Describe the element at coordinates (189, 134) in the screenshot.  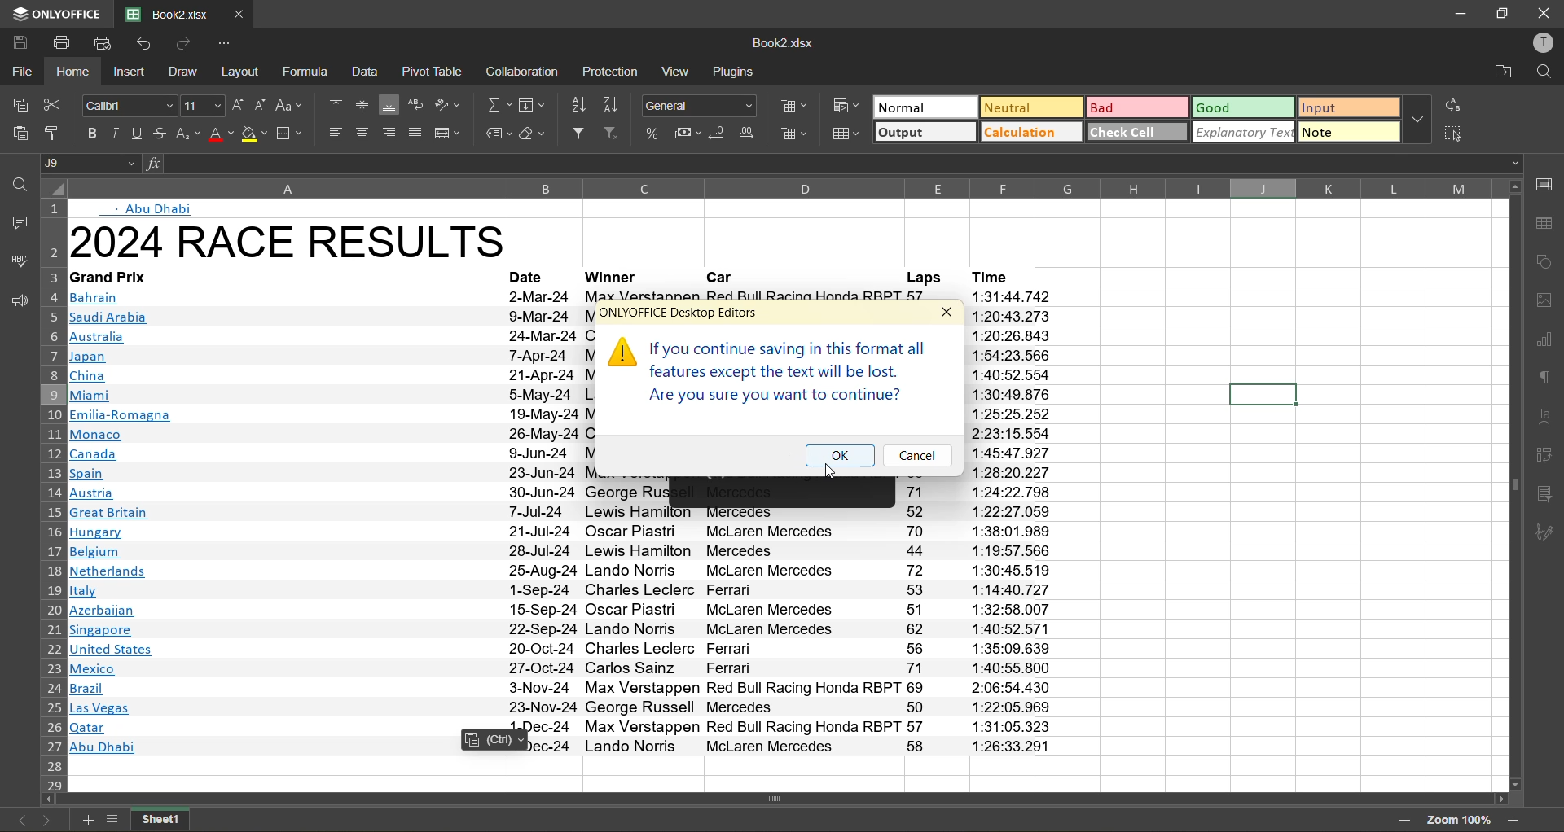
I see `sub\superscript` at that location.